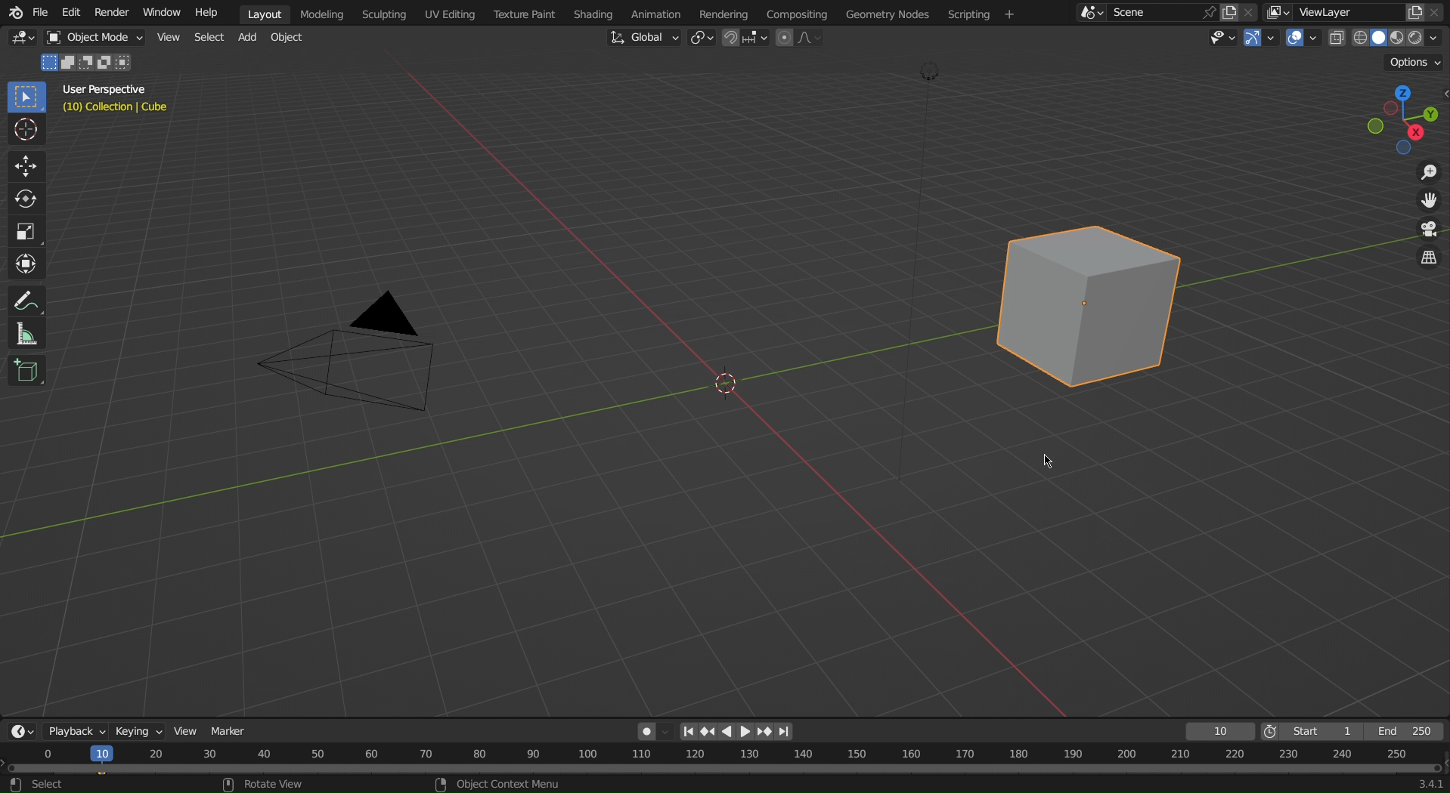 The width and height of the screenshot is (1450, 793). What do you see at coordinates (26, 262) in the screenshot?
I see `Transform` at bounding box center [26, 262].